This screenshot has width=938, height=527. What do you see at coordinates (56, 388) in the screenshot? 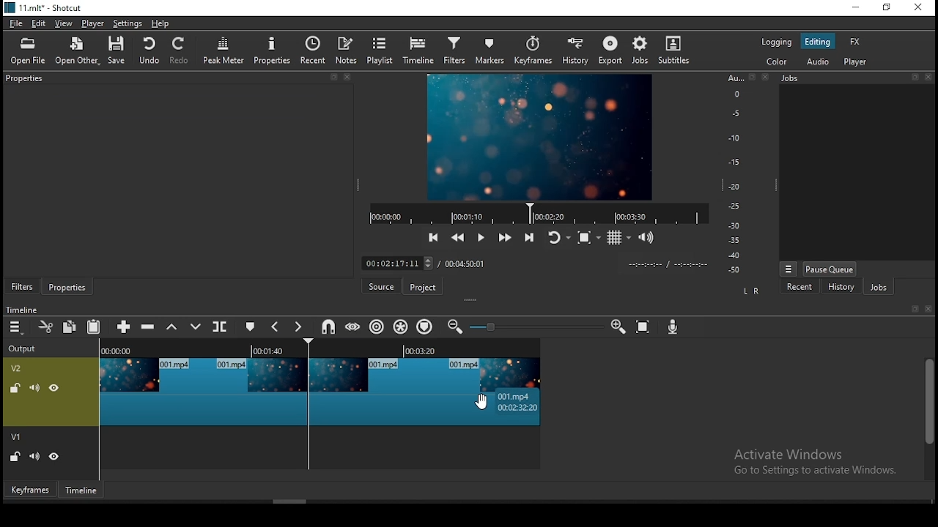
I see `(UN)HIDE` at bounding box center [56, 388].